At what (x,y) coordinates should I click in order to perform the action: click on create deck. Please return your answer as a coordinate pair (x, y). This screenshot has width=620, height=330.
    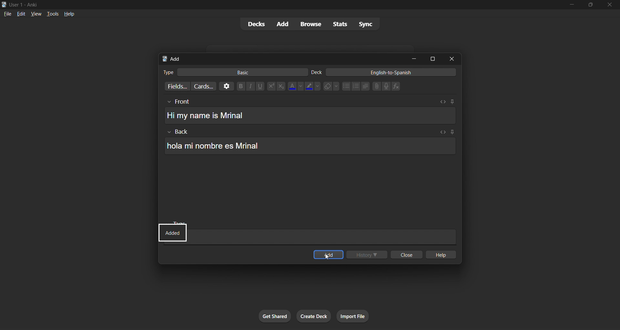
    Looking at the image, I should click on (313, 315).